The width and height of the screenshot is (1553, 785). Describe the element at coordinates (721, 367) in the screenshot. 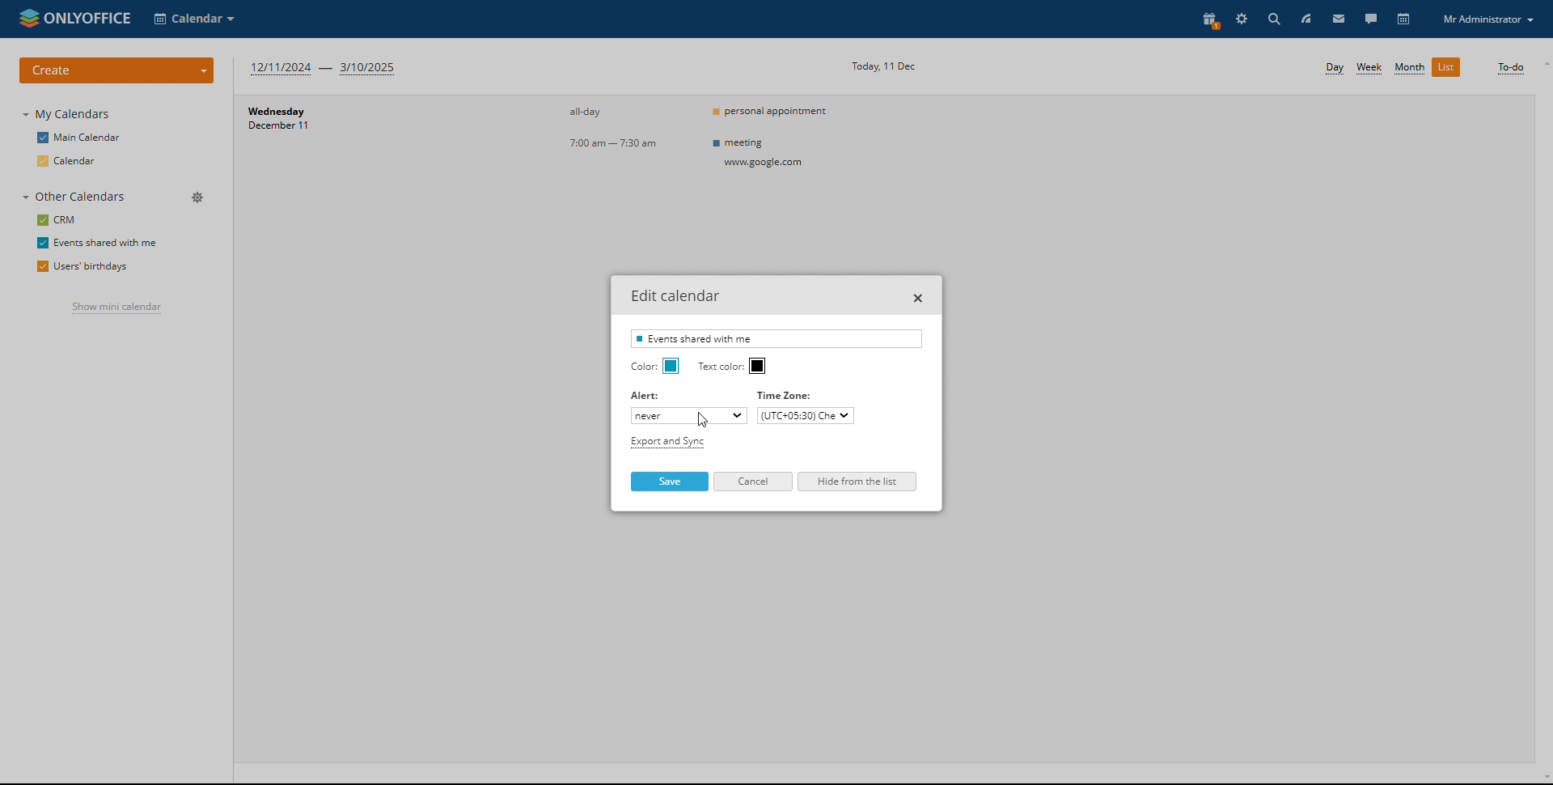

I see `ext color:` at that location.